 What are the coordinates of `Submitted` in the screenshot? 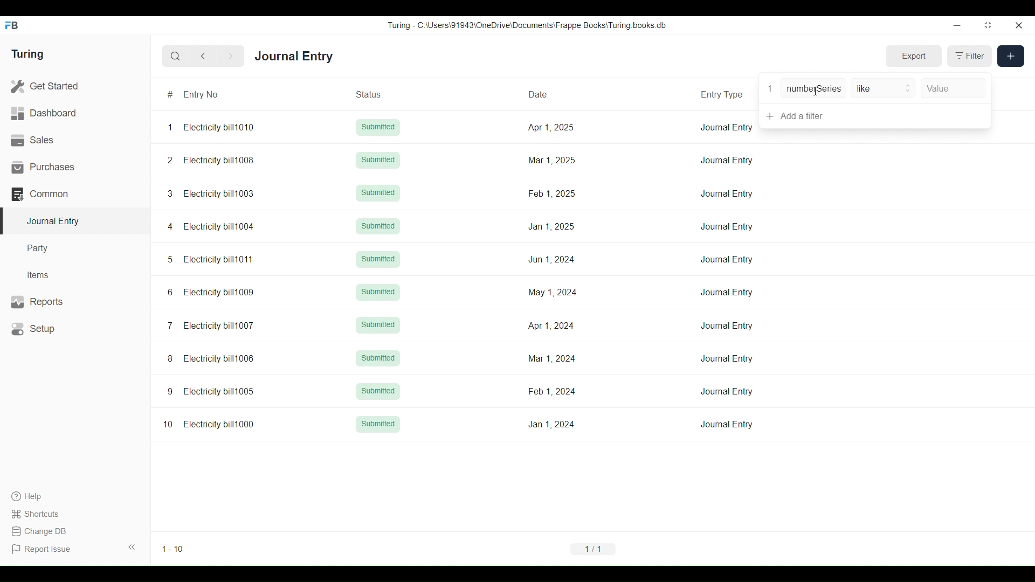 It's located at (377, 357).